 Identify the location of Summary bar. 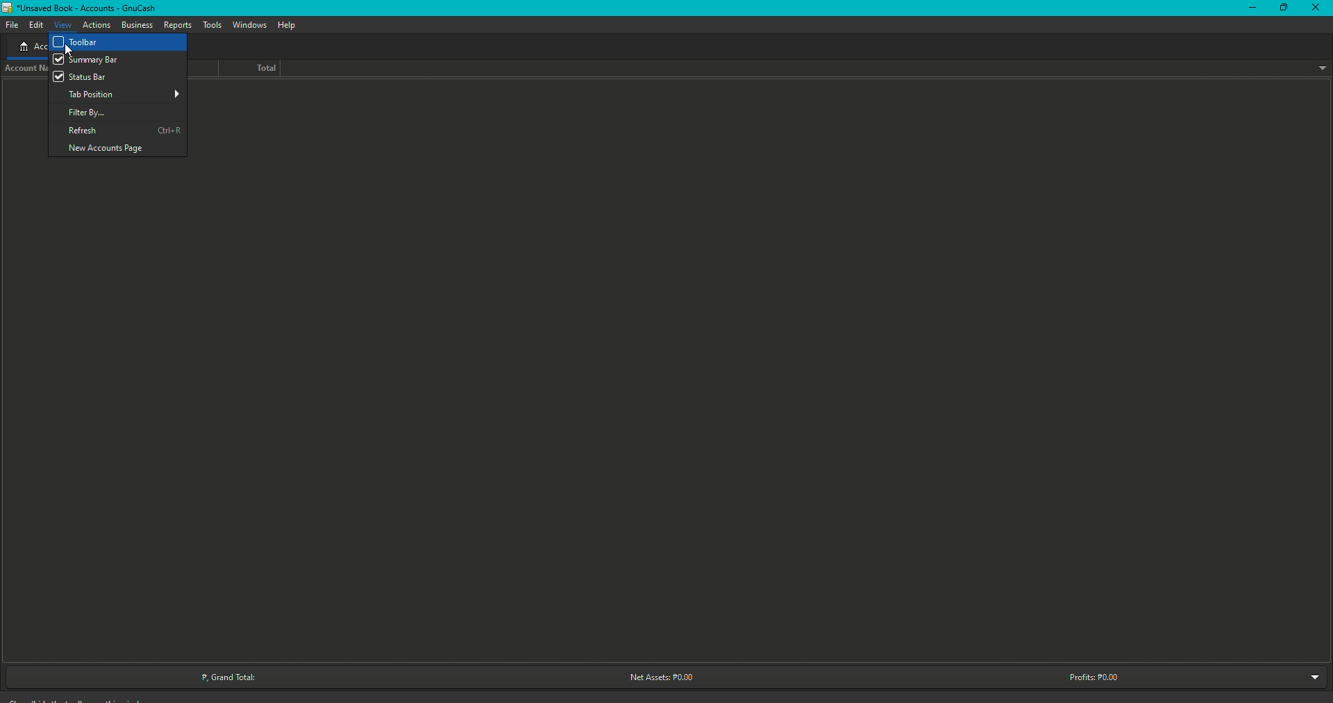
(87, 59).